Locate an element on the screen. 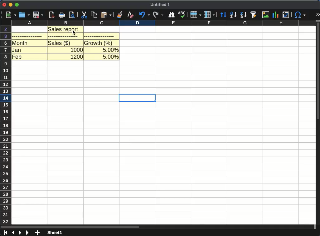  row is located at coordinates (196, 14).